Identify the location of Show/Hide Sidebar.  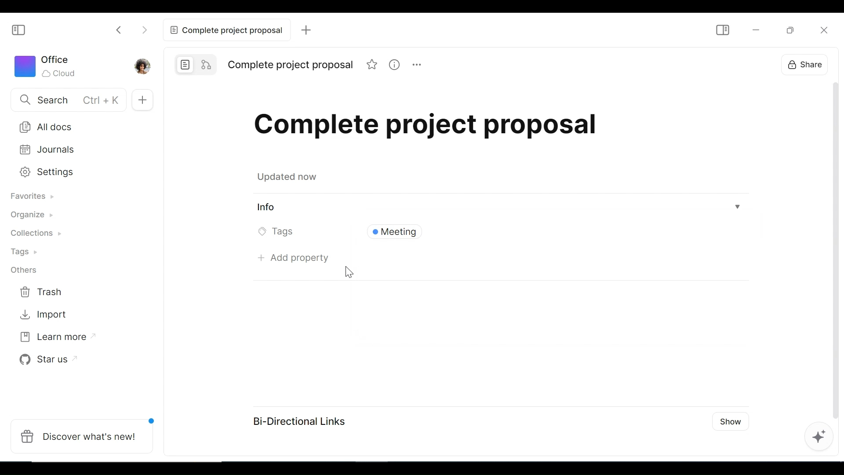
(19, 29).